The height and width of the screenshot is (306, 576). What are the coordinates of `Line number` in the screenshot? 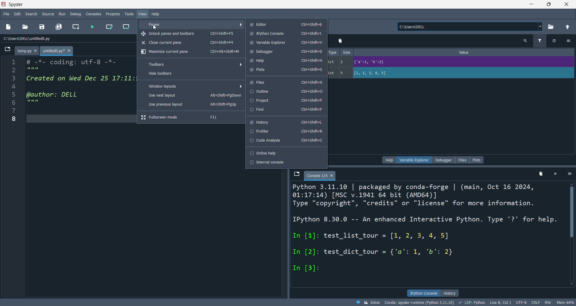 It's located at (13, 92).